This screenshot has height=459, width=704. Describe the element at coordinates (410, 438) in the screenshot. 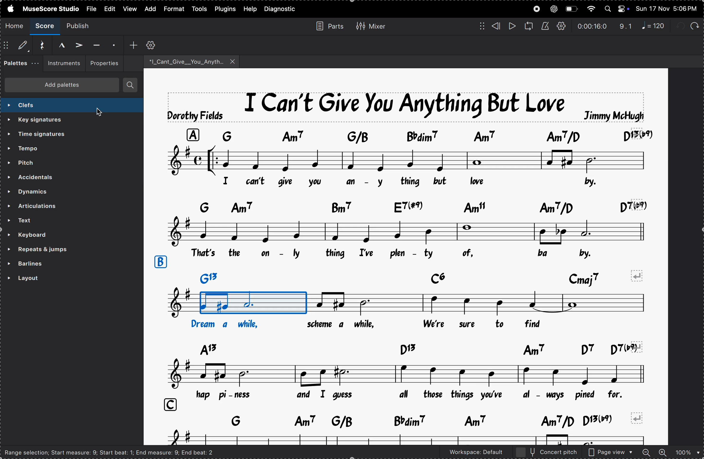

I see `notes` at that location.